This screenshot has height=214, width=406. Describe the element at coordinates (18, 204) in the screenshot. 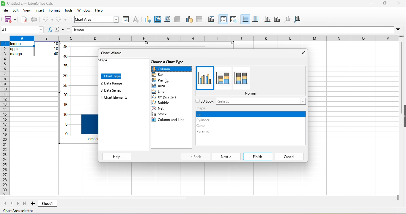

I see `scroll to next slheet` at that location.